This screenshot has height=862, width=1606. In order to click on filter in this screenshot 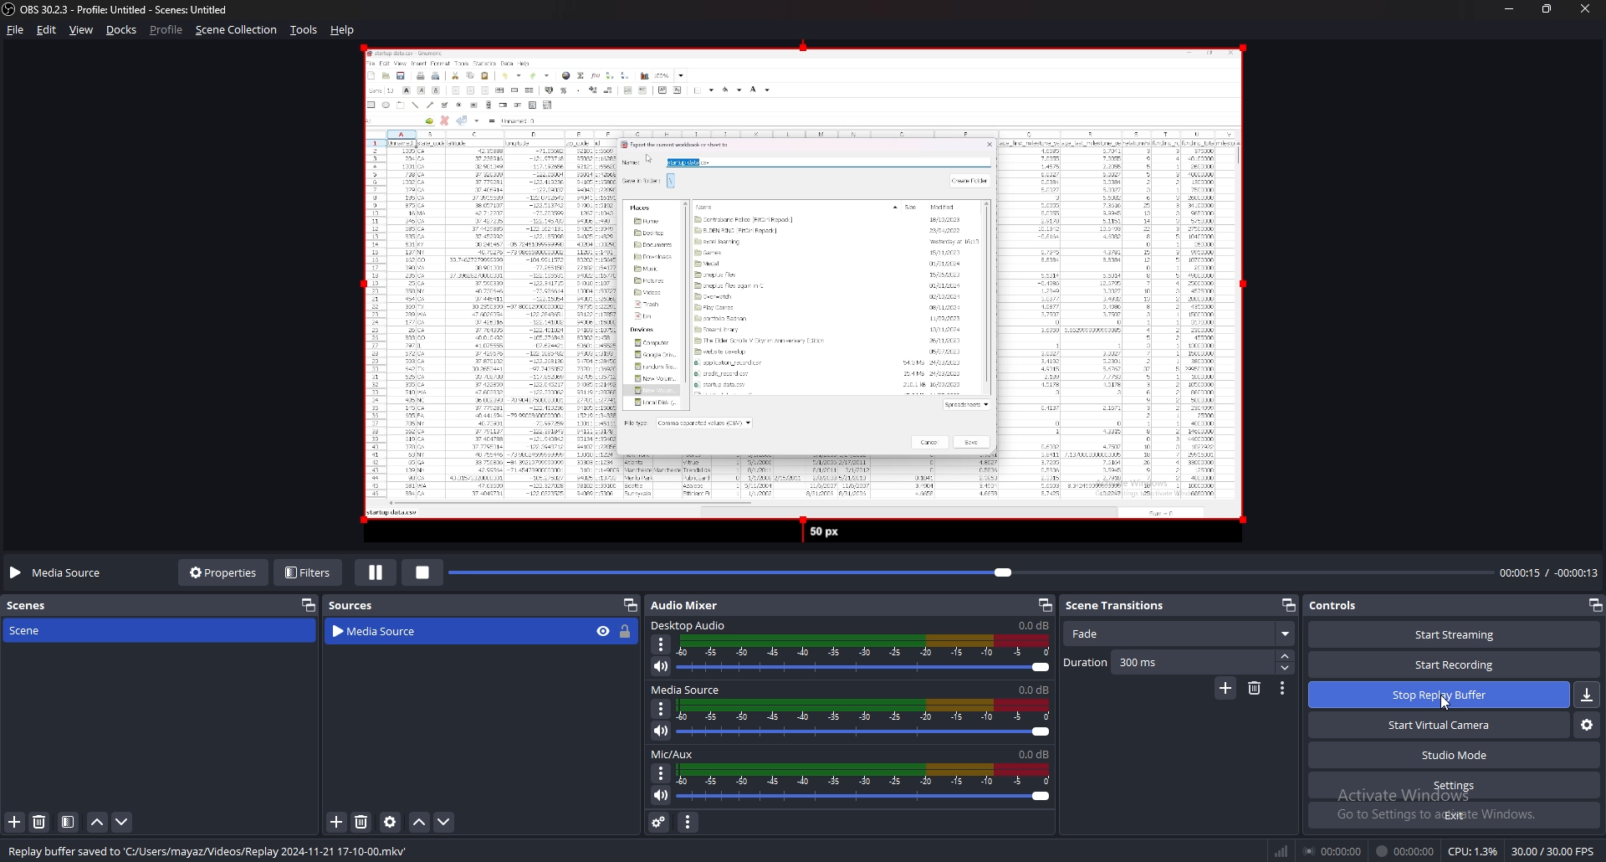, I will do `click(69, 822)`.